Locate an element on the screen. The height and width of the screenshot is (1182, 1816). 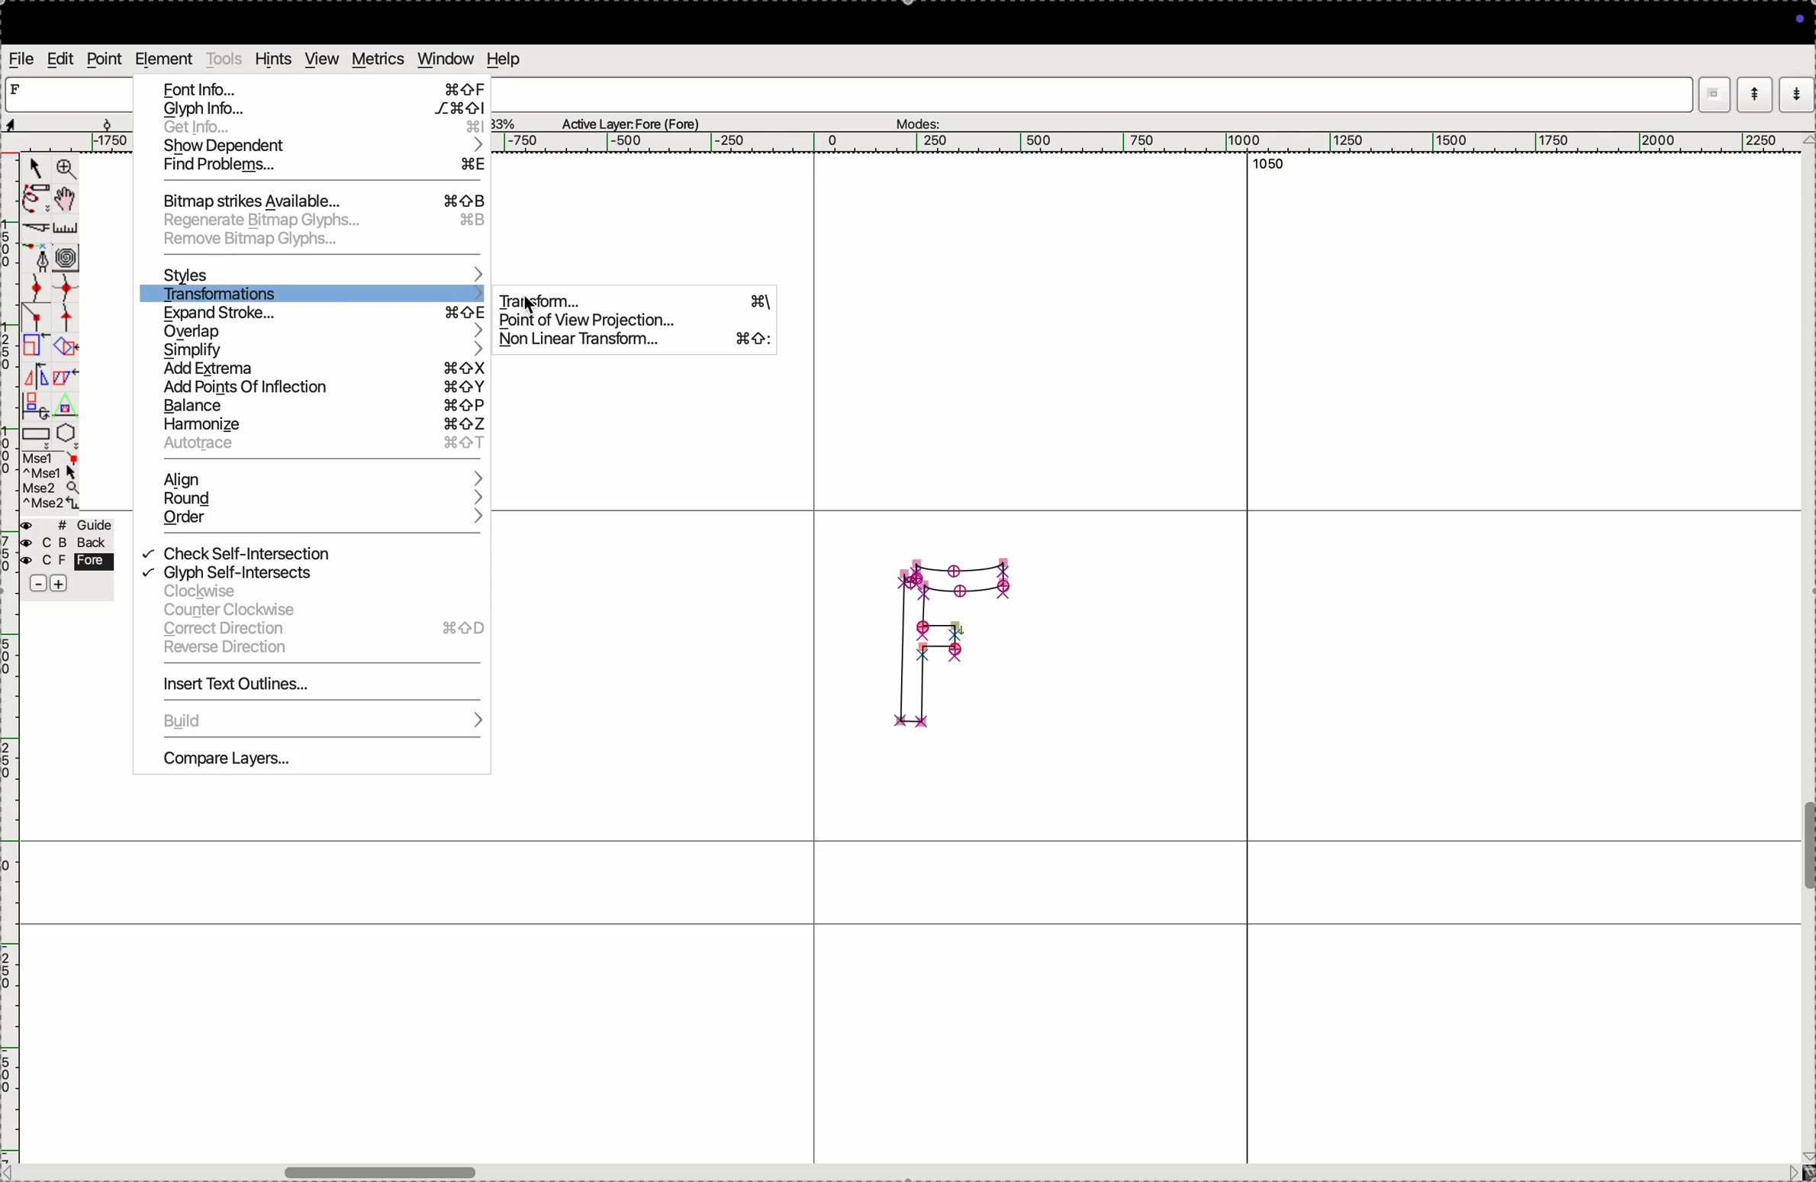
overlap is located at coordinates (67, 347).